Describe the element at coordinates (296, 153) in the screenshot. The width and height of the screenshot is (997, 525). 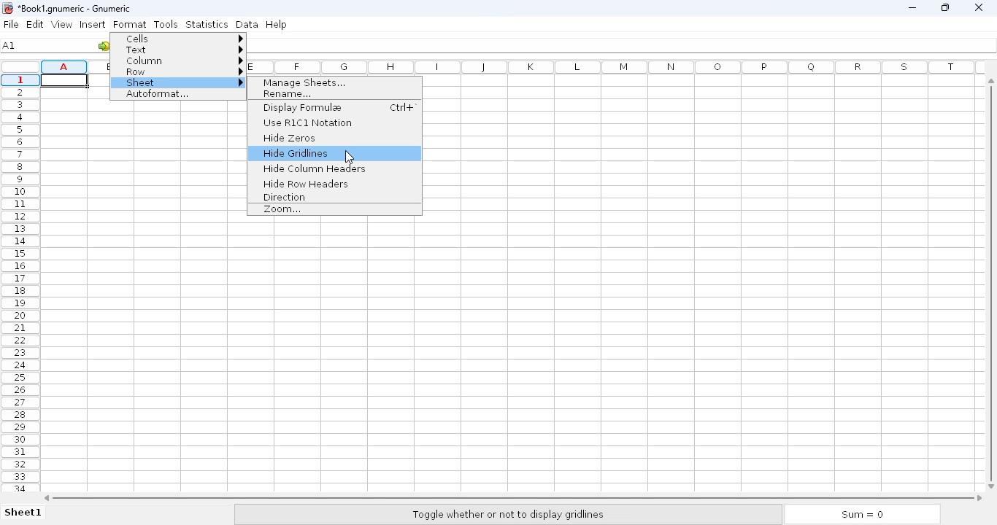
I see `hide gridlines` at that location.